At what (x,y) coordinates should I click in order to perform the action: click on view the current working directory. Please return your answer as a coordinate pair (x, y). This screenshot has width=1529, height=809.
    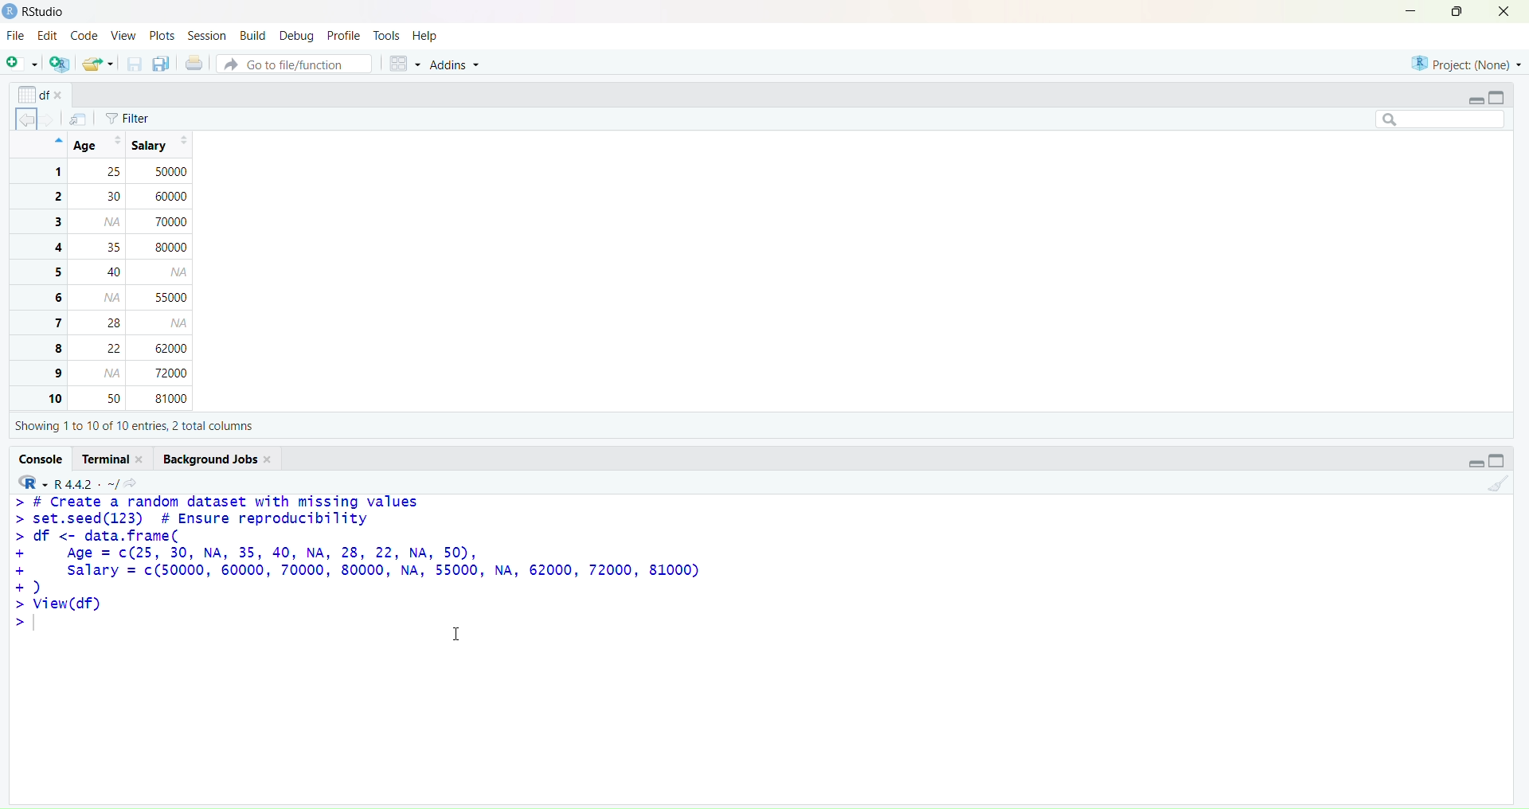
    Looking at the image, I should click on (133, 482).